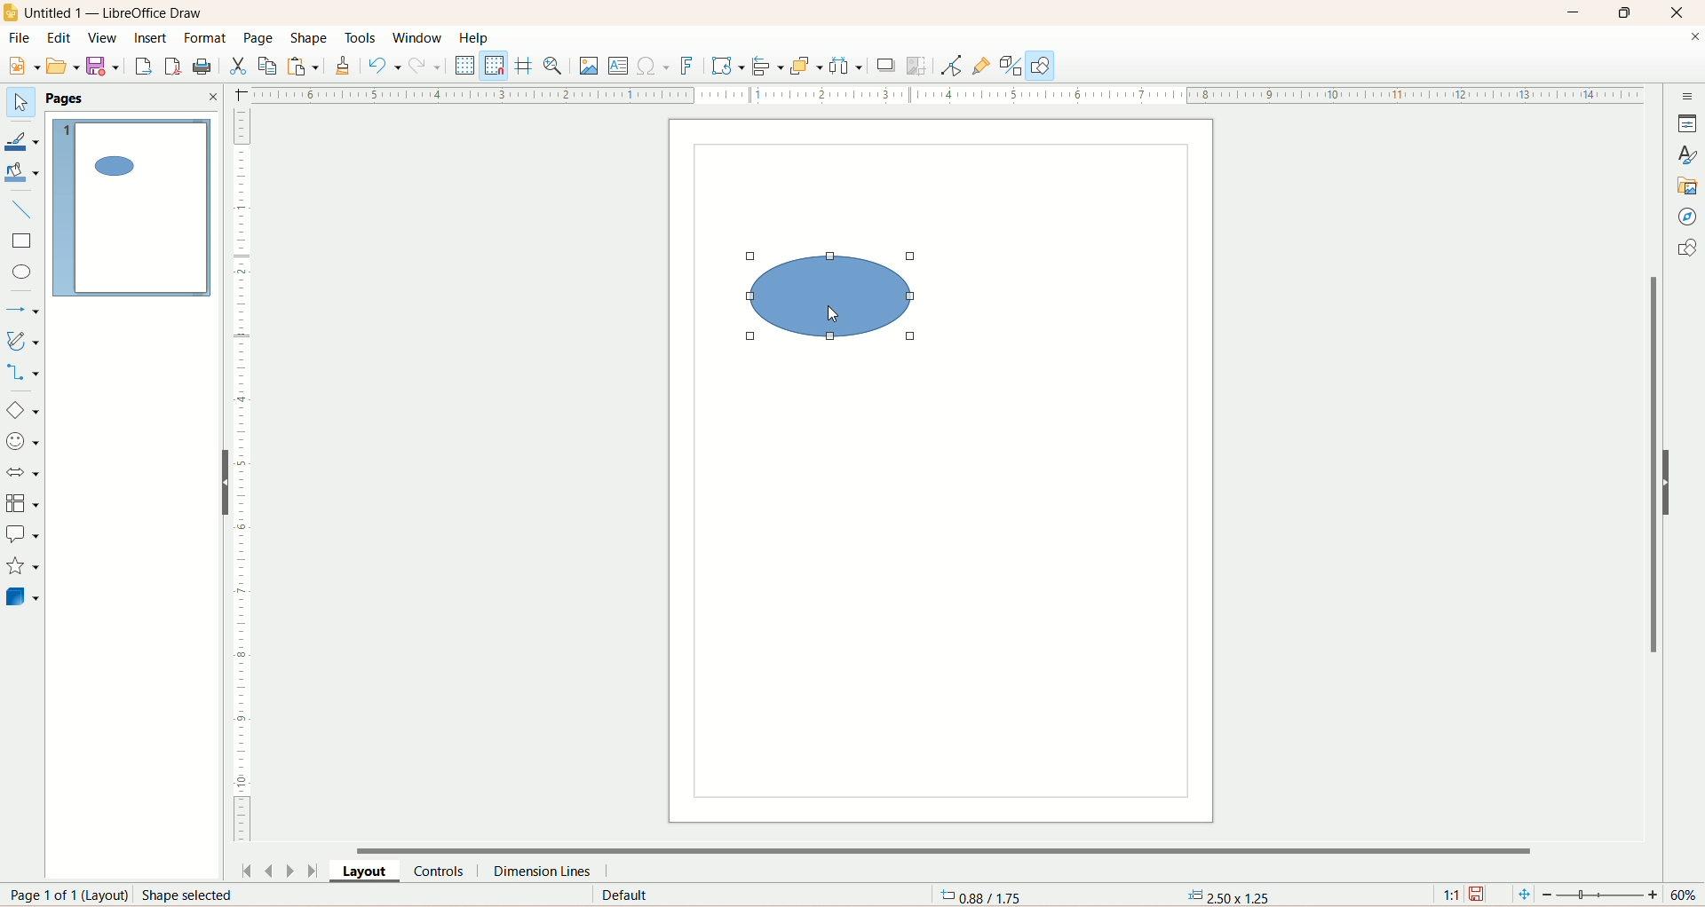 This screenshot has height=907, width=1705. What do you see at coordinates (58, 37) in the screenshot?
I see `edit` at bounding box center [58, 37].